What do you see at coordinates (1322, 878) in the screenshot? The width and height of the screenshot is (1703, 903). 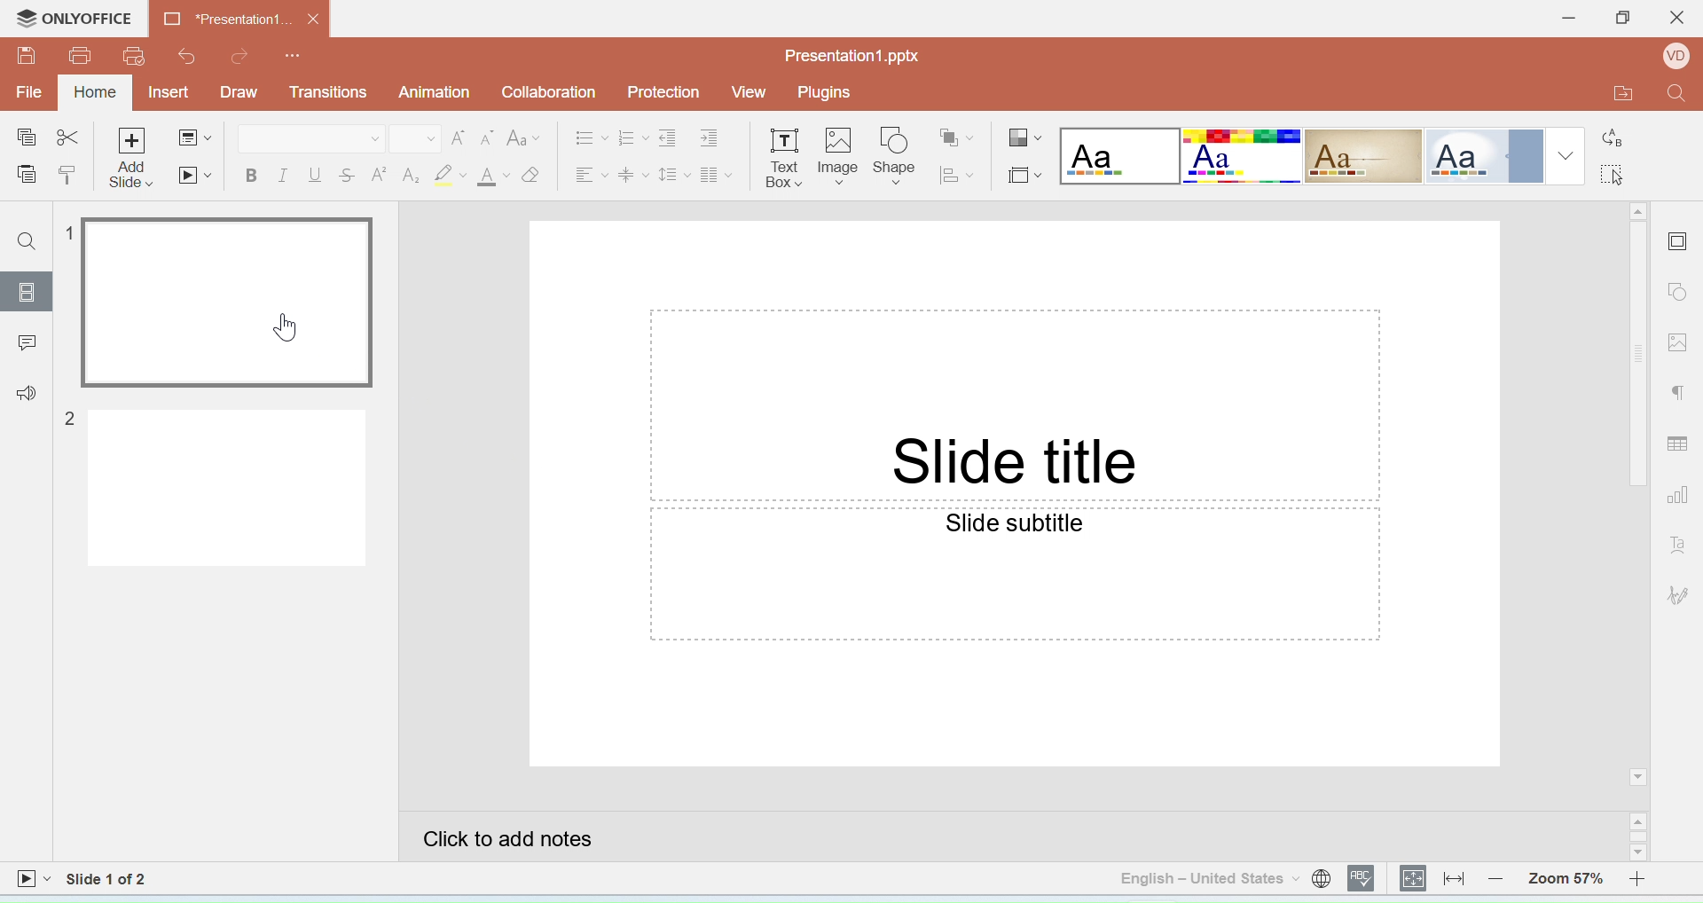 I see `Set document language` at bounding box center [1322, 878].